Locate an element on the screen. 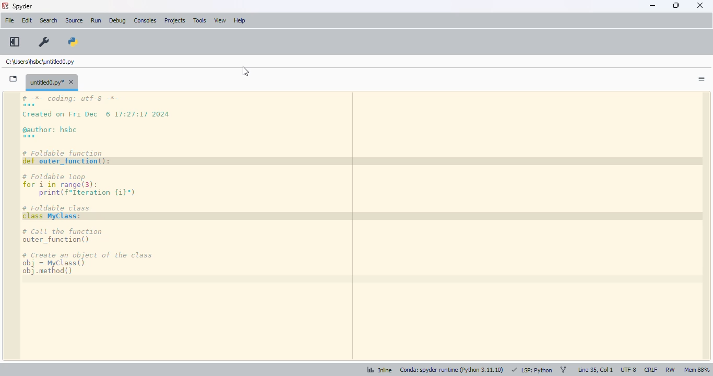  CRLF  is located at coordinates (651, 370).